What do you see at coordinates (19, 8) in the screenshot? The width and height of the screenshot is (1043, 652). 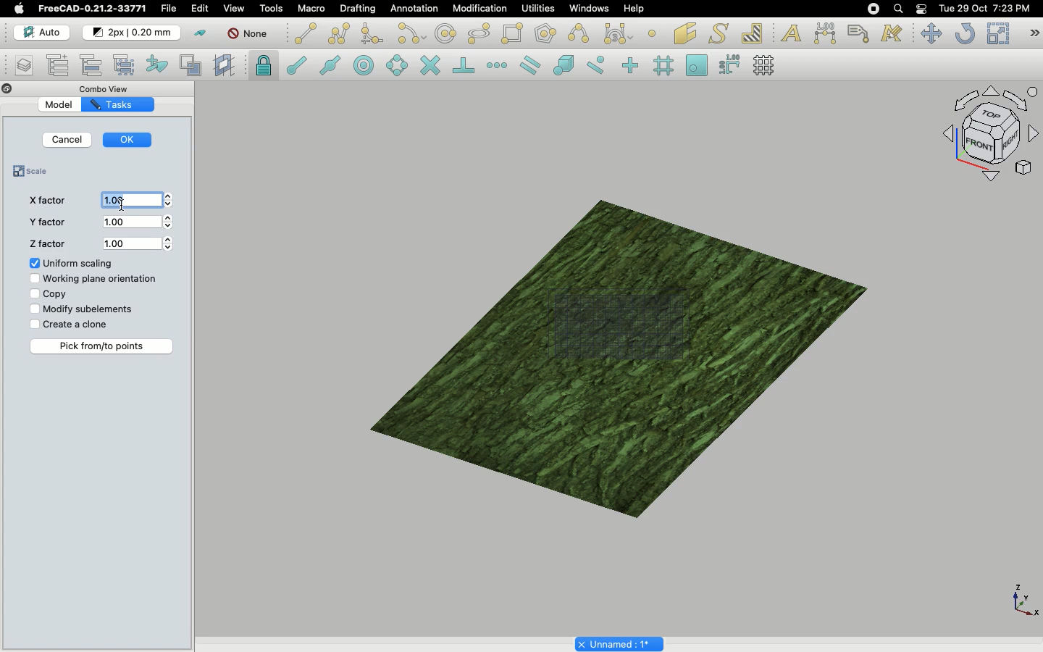 I see `Apple logo` at bounding box center [19, 8].